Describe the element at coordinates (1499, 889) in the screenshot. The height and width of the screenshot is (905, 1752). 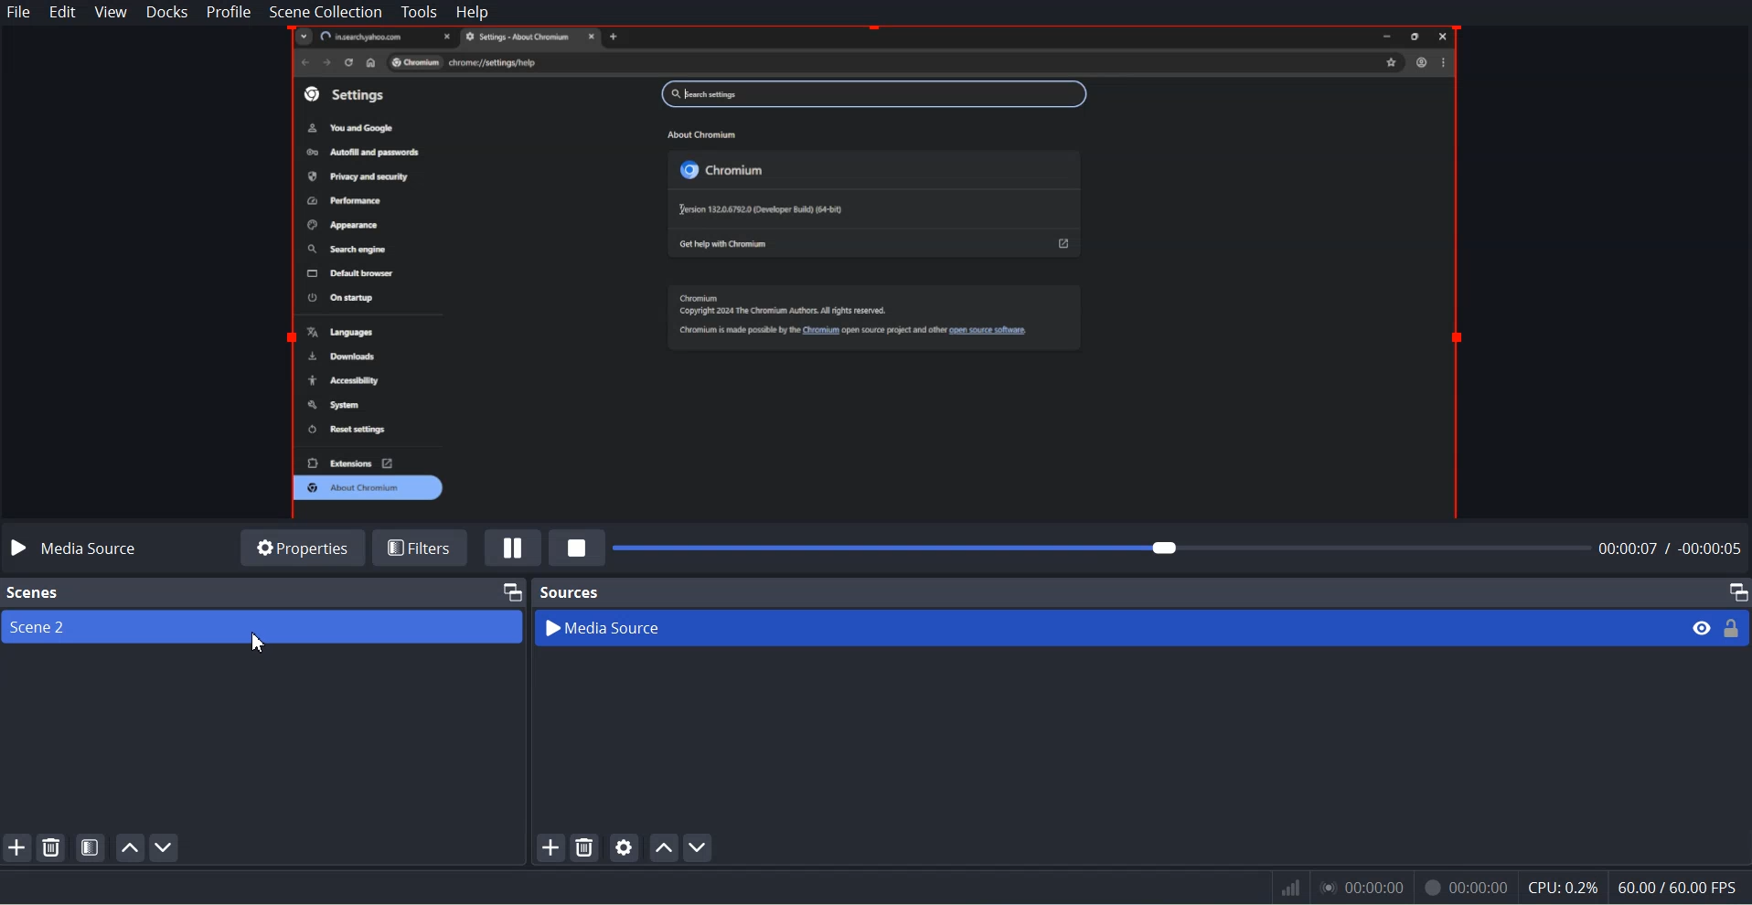
I see `Information Display` at that location.